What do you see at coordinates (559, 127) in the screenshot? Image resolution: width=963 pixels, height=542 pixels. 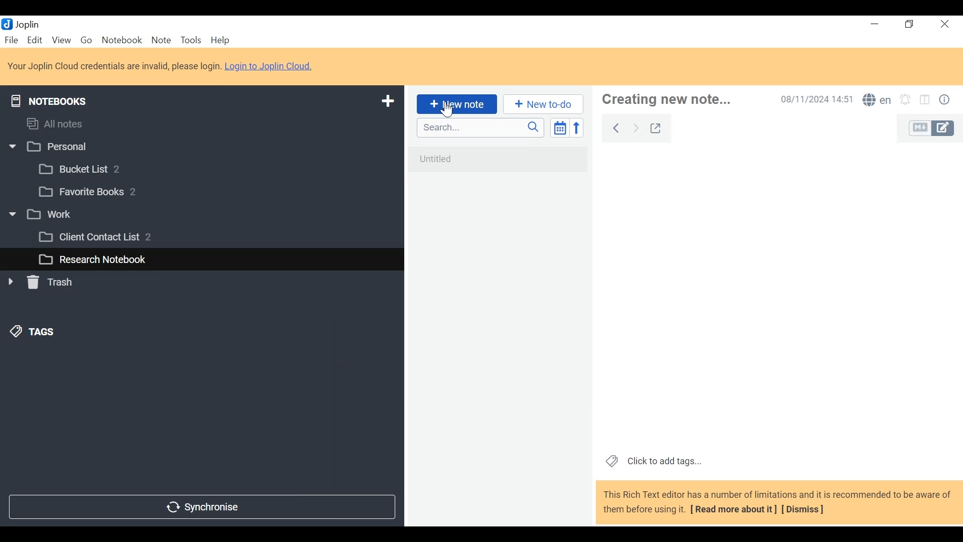 I see `Toggle sort order field` at bounding box center [559, 127].